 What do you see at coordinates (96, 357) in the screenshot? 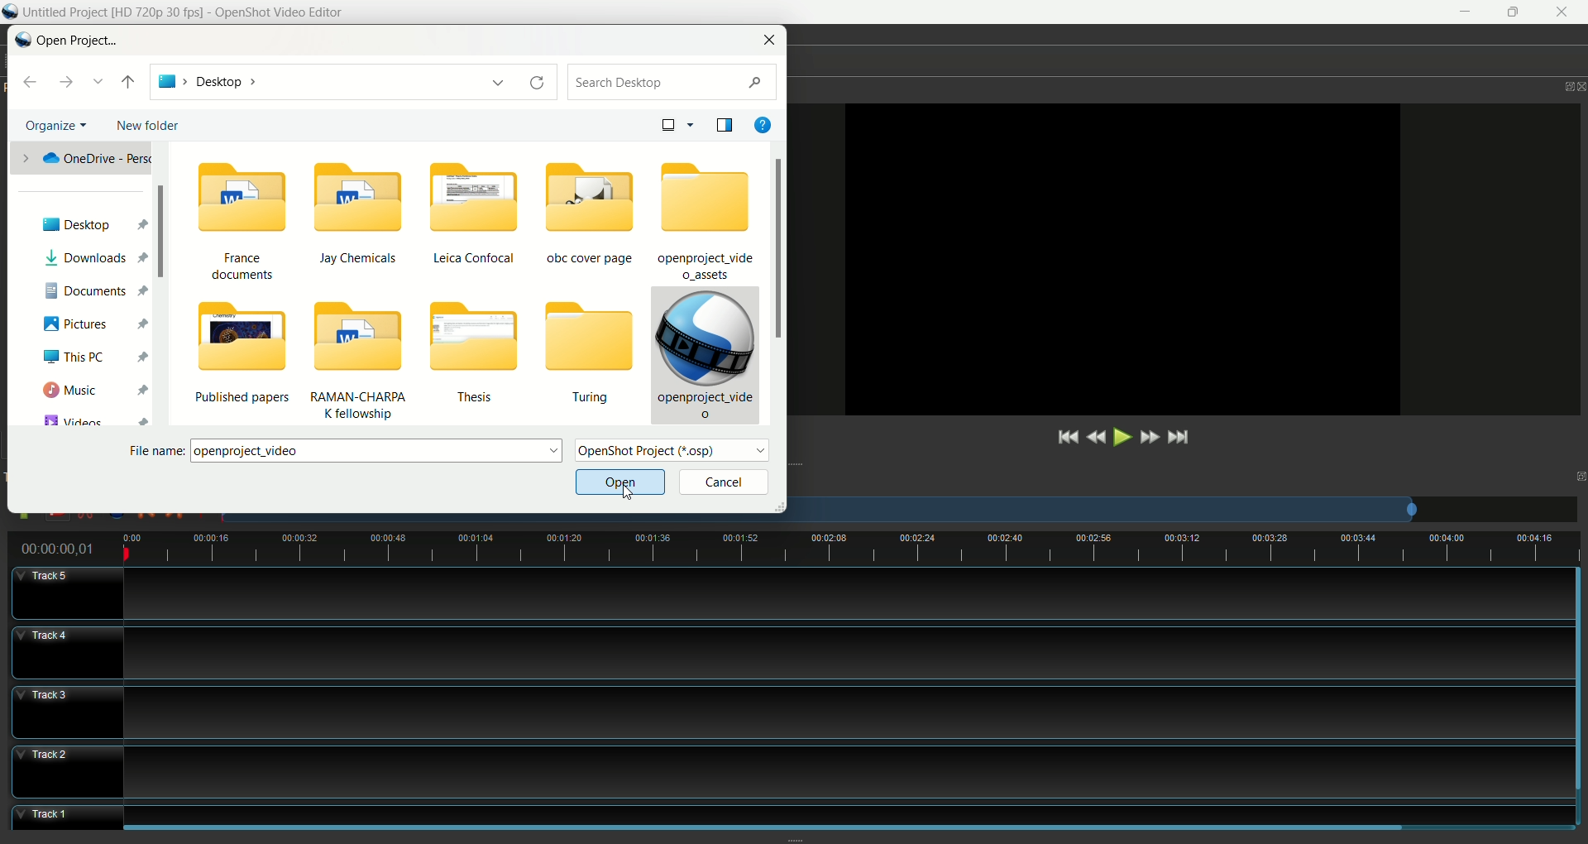
I see `this PC` at bounding box center [96, 357].